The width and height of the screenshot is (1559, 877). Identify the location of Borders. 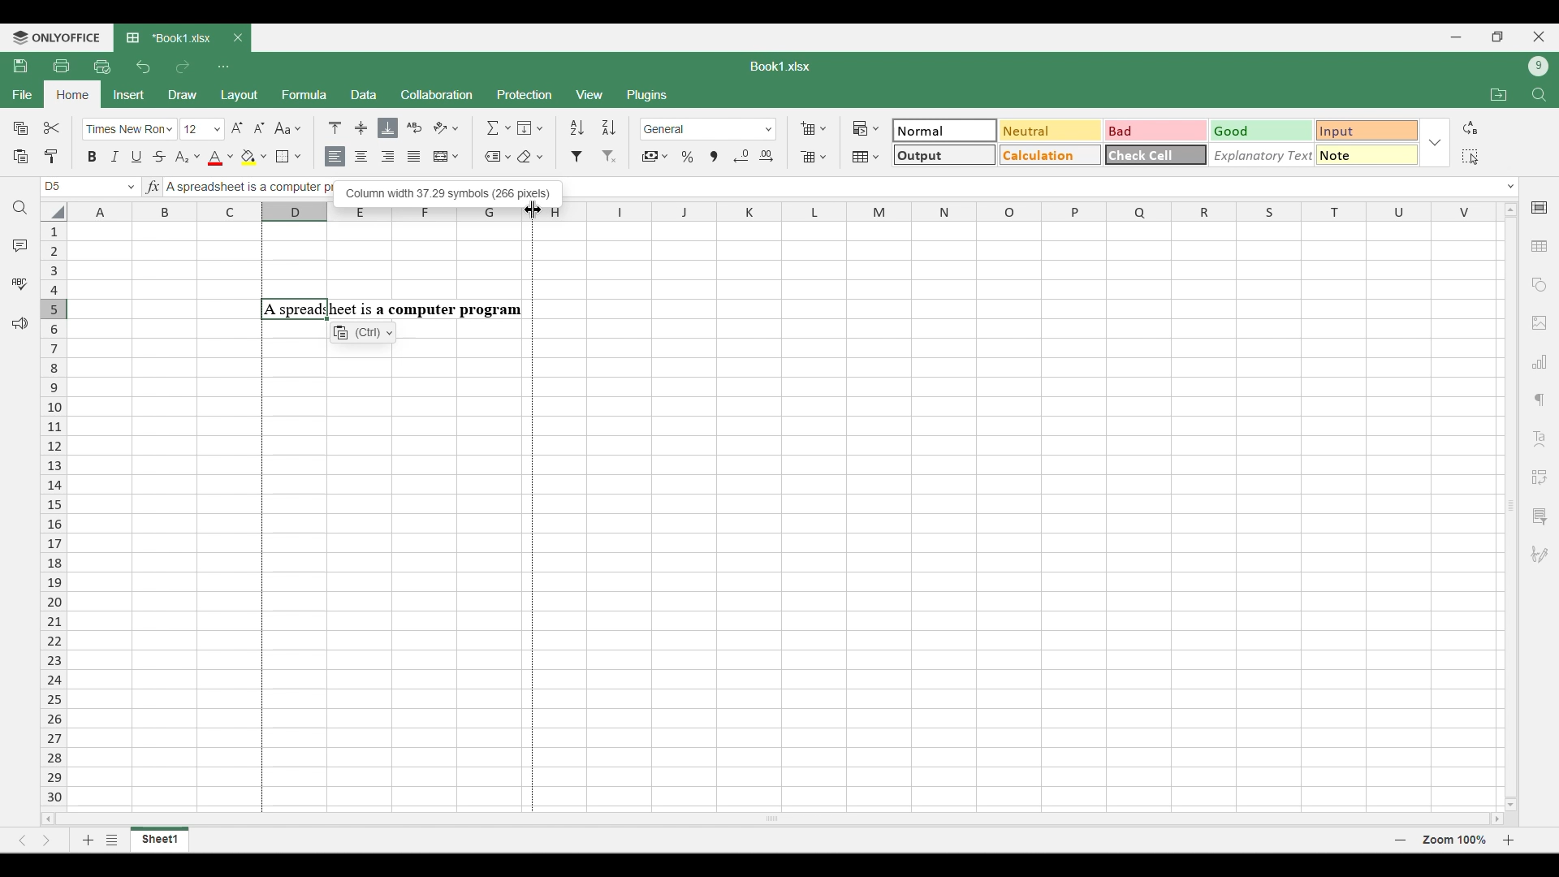
(288, 157).